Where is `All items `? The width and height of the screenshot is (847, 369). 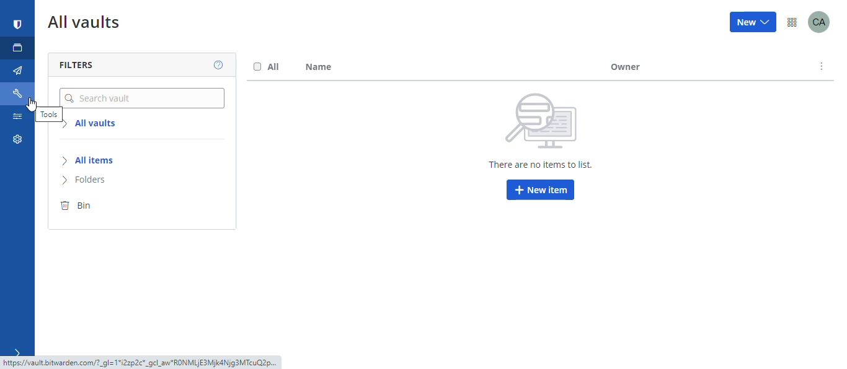 All items  is located at coordinates (100, 161).